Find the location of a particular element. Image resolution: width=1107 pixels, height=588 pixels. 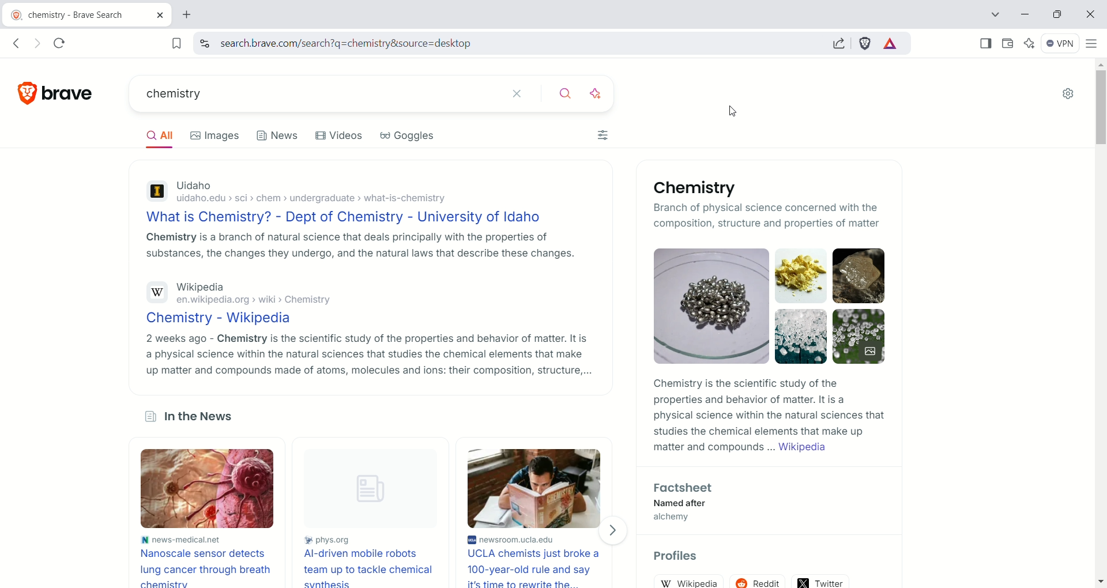

search tabs is located at coordinates (995, 14).